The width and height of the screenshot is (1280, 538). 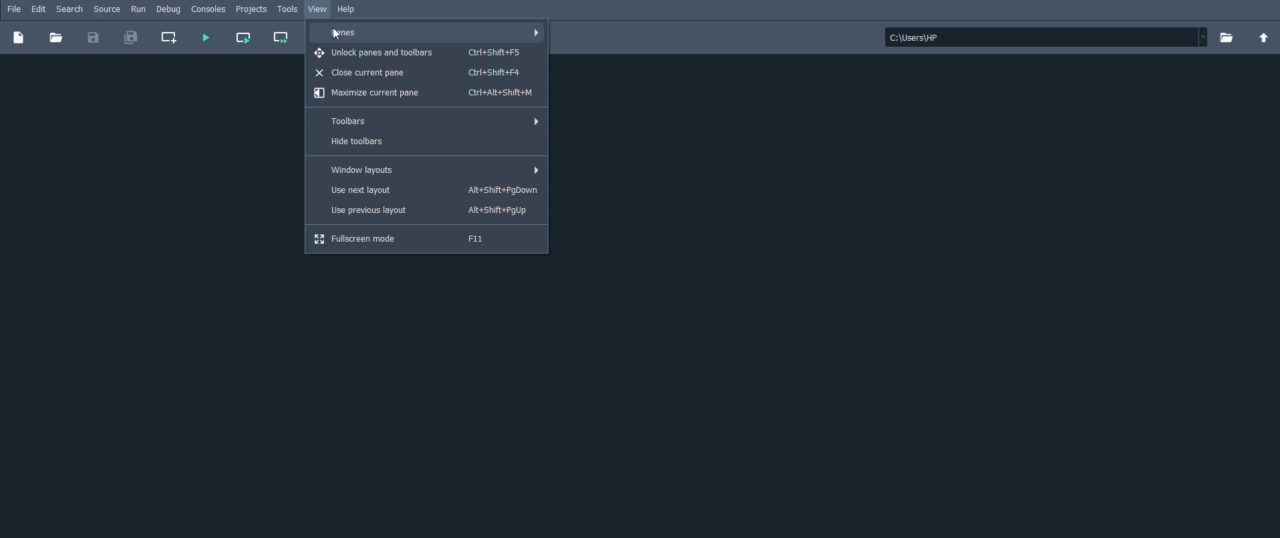 I want to click on New file, so click(x=19, y=39).